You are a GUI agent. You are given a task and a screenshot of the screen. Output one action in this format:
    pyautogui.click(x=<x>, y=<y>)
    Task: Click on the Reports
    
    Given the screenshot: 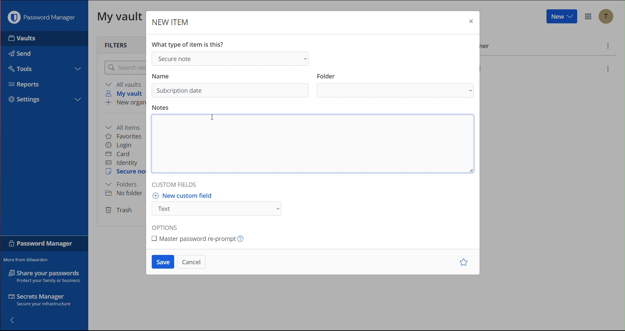 What is the action you would take?
    pyautogui.click(x=27, y=85)
    